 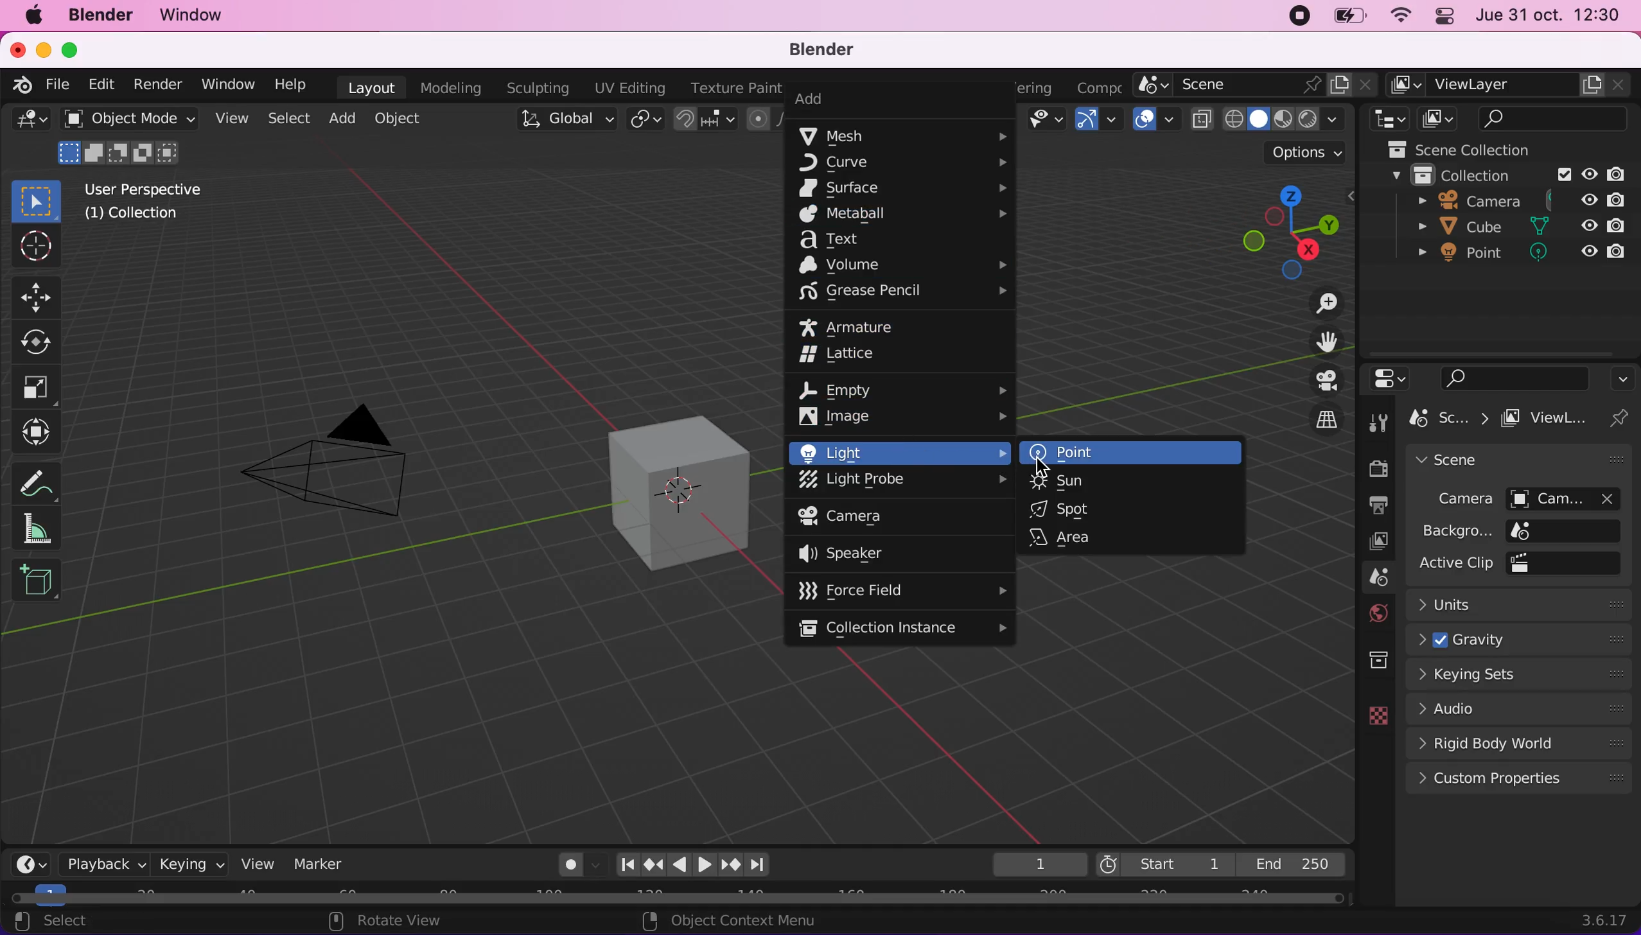 What do you see at coordinates (30, 123) in the screenshot?
I see `editor type` at bounding box center [30, 123].